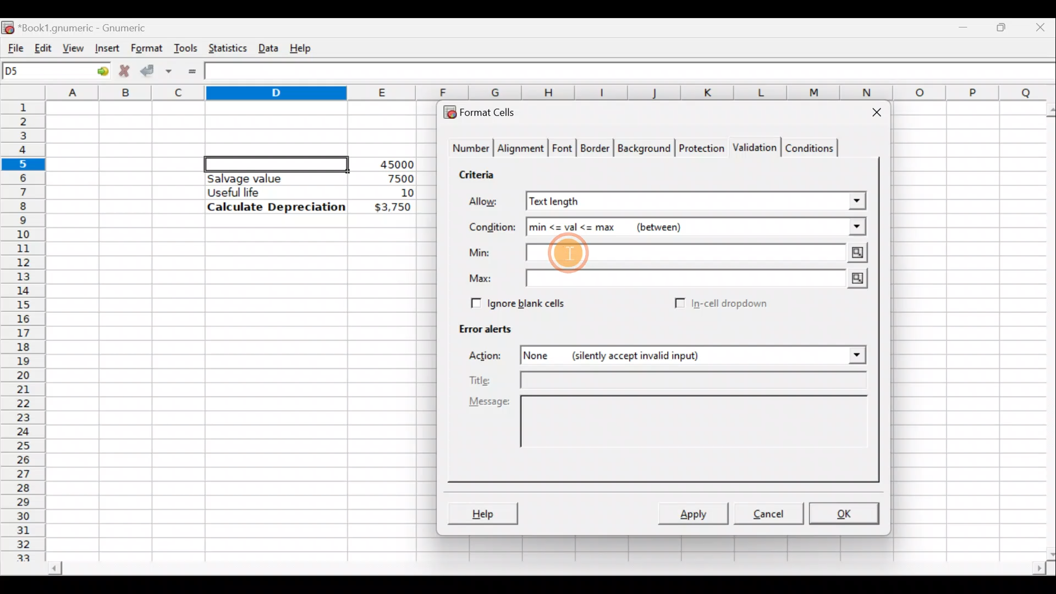 The image size is (1056, 594). I want to click on Maximize, so click(1004, 25).